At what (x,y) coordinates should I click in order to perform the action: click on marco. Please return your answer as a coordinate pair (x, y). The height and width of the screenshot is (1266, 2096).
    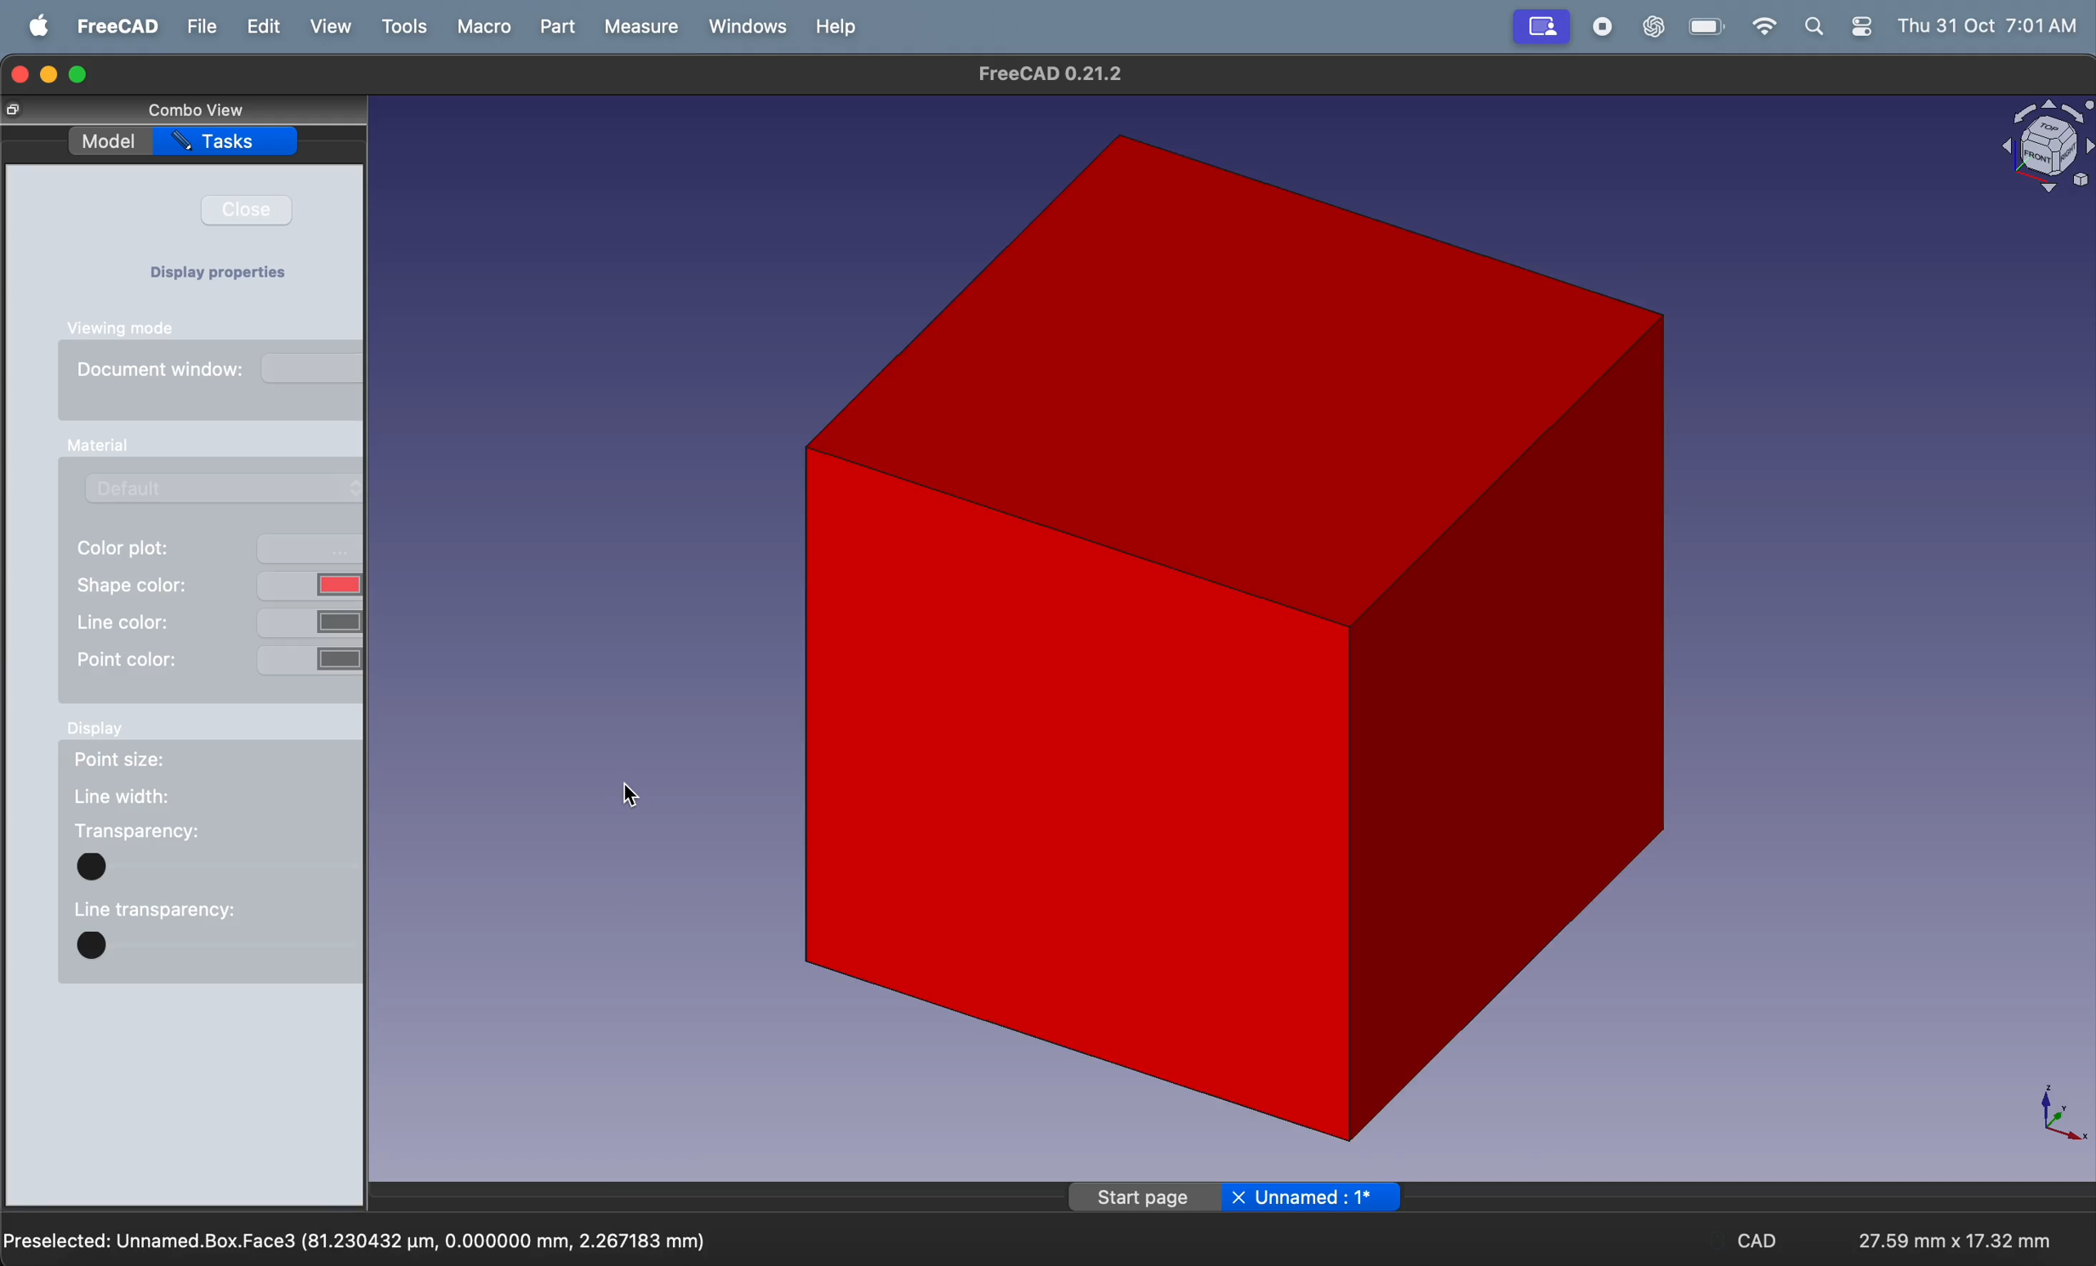
    Looking at the image, I should click on (482, 26).